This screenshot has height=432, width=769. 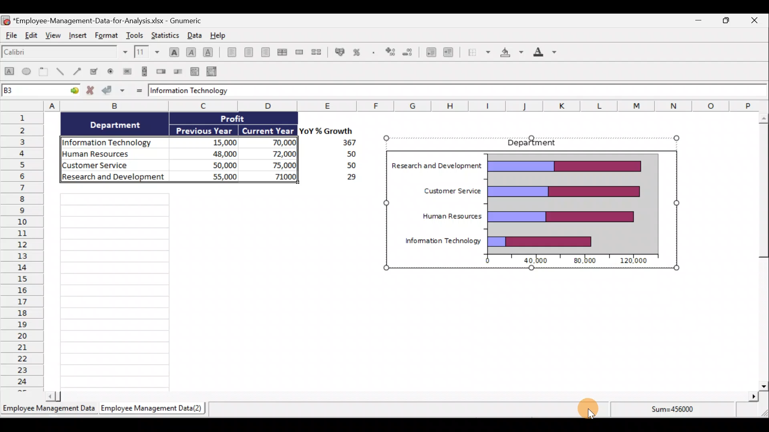 What do you see at coordinates (103, 20) in the screenshot?
I see `Document name` at bounding box center [103, 20].